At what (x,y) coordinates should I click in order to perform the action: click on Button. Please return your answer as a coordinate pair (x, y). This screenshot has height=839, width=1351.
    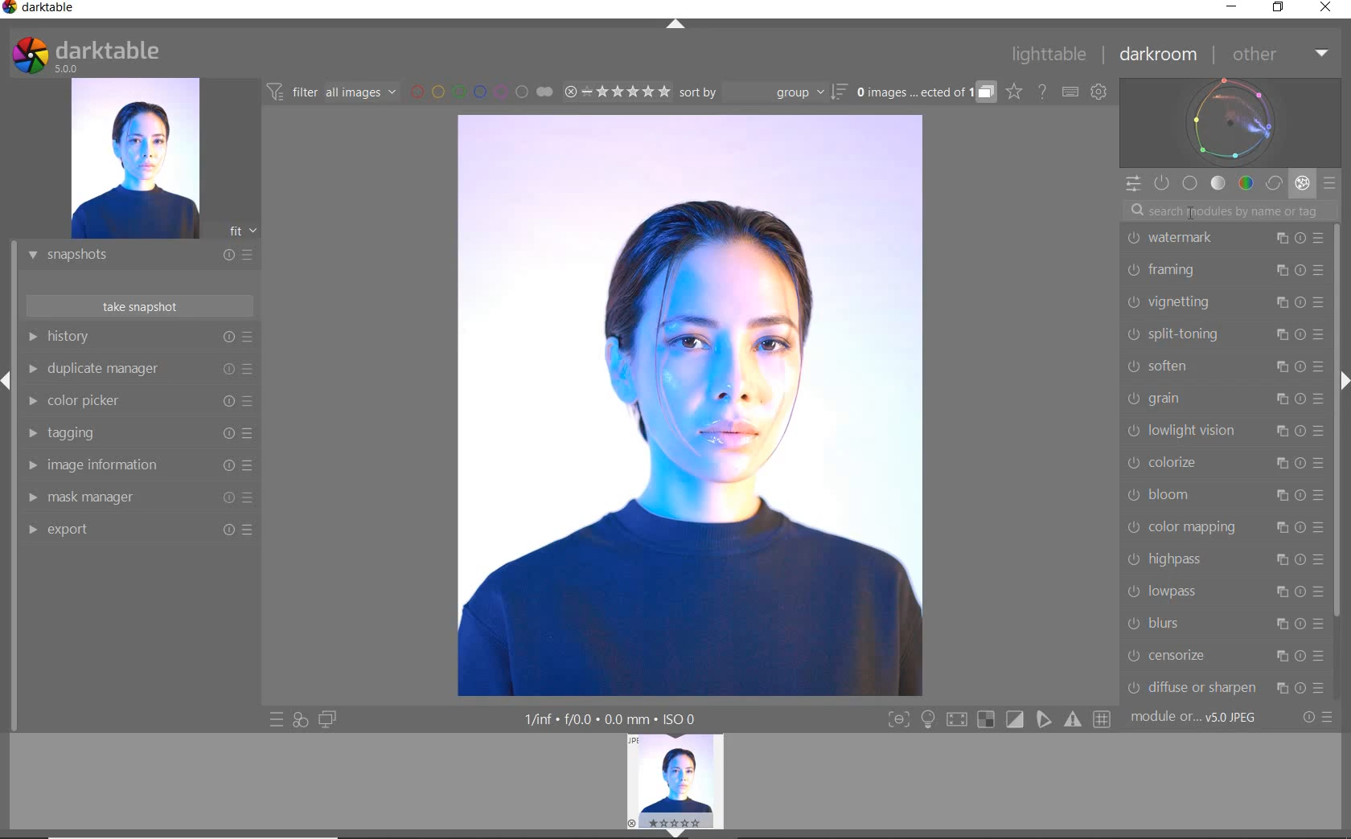
    Looking at the image, I should click on (956, 722).